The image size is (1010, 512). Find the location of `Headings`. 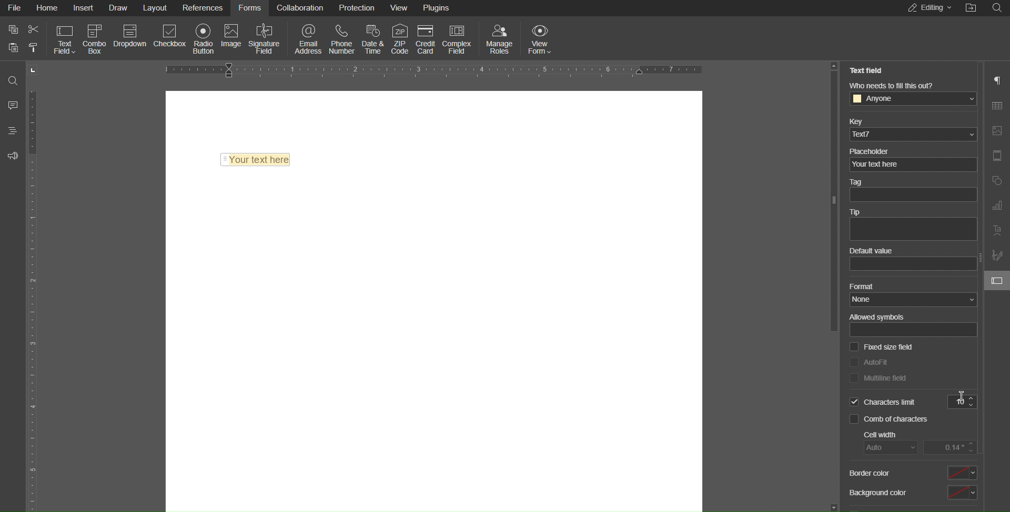

Headings is located at coordinates (11, 130).